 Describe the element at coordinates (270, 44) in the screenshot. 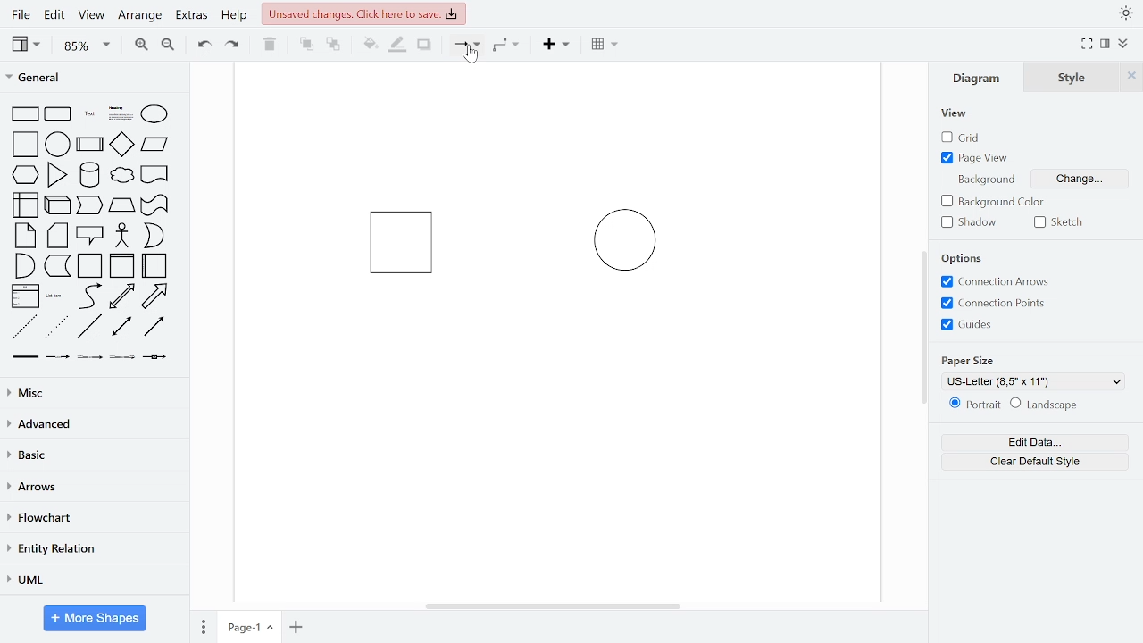

I see `delete` at that location.